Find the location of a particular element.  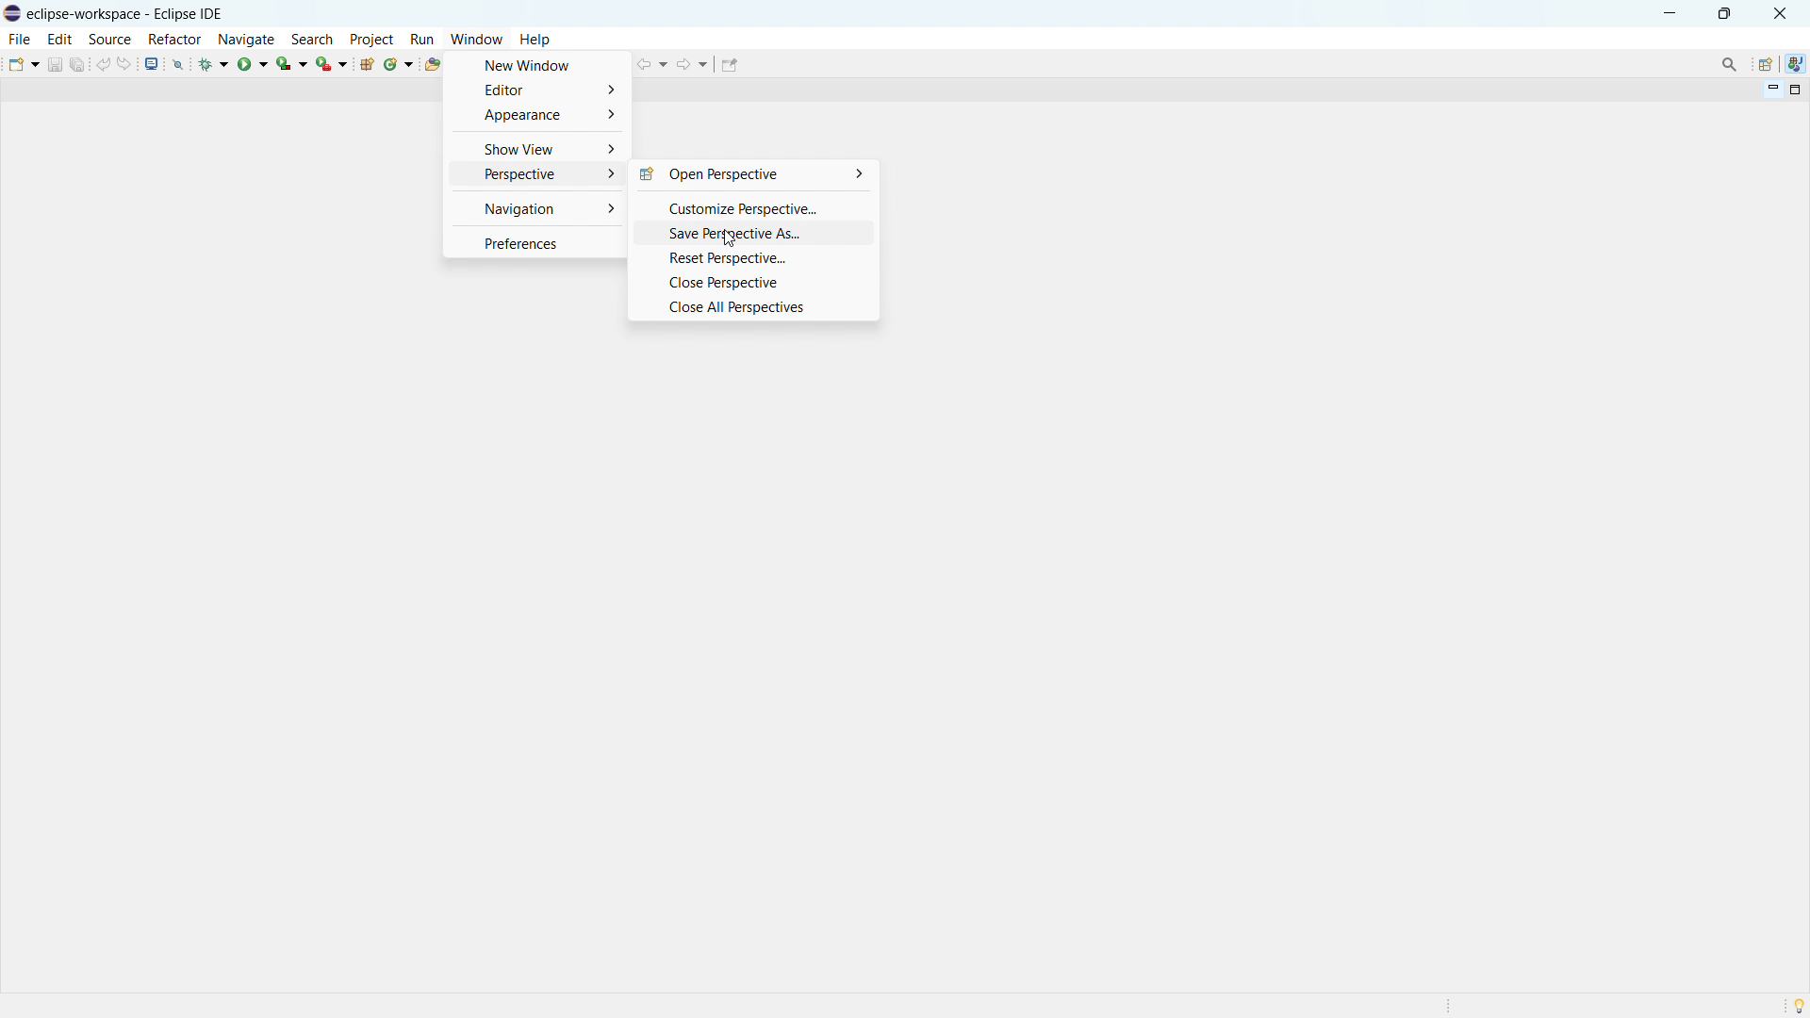

coverage is located at coordinates (292, 62).